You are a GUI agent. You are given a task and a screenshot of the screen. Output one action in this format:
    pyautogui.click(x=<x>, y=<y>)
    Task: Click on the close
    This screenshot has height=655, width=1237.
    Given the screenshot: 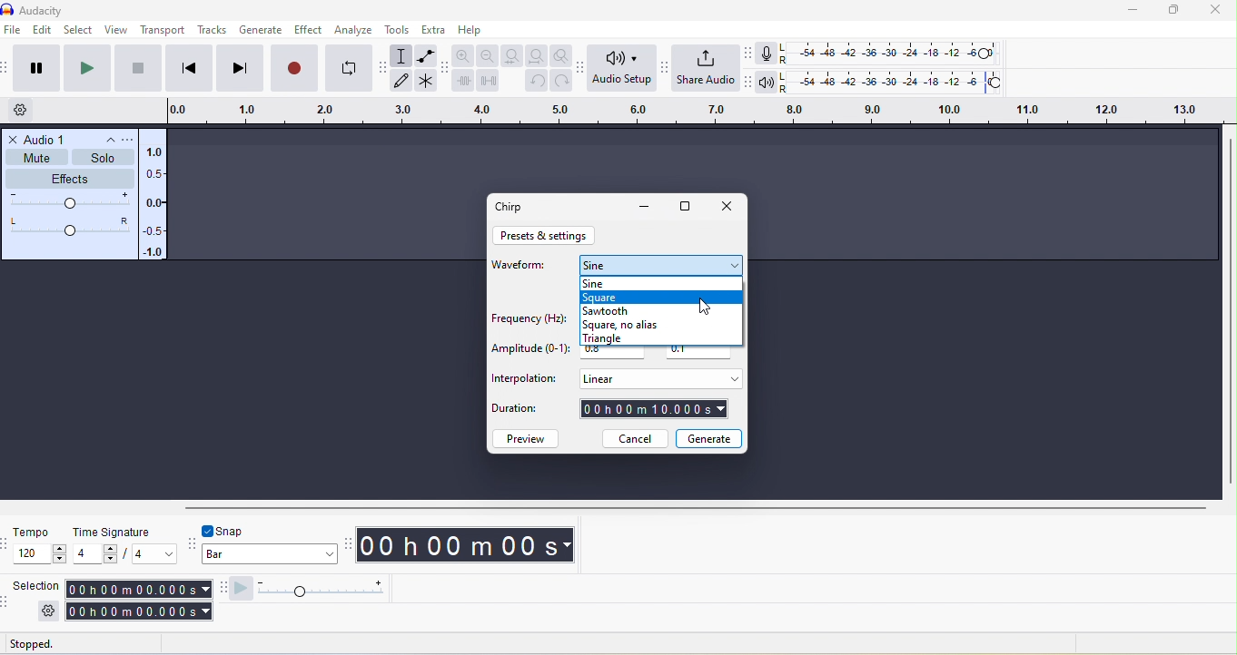 What is the action you would take?
    pyautogui.click(x=14, y=139)
    